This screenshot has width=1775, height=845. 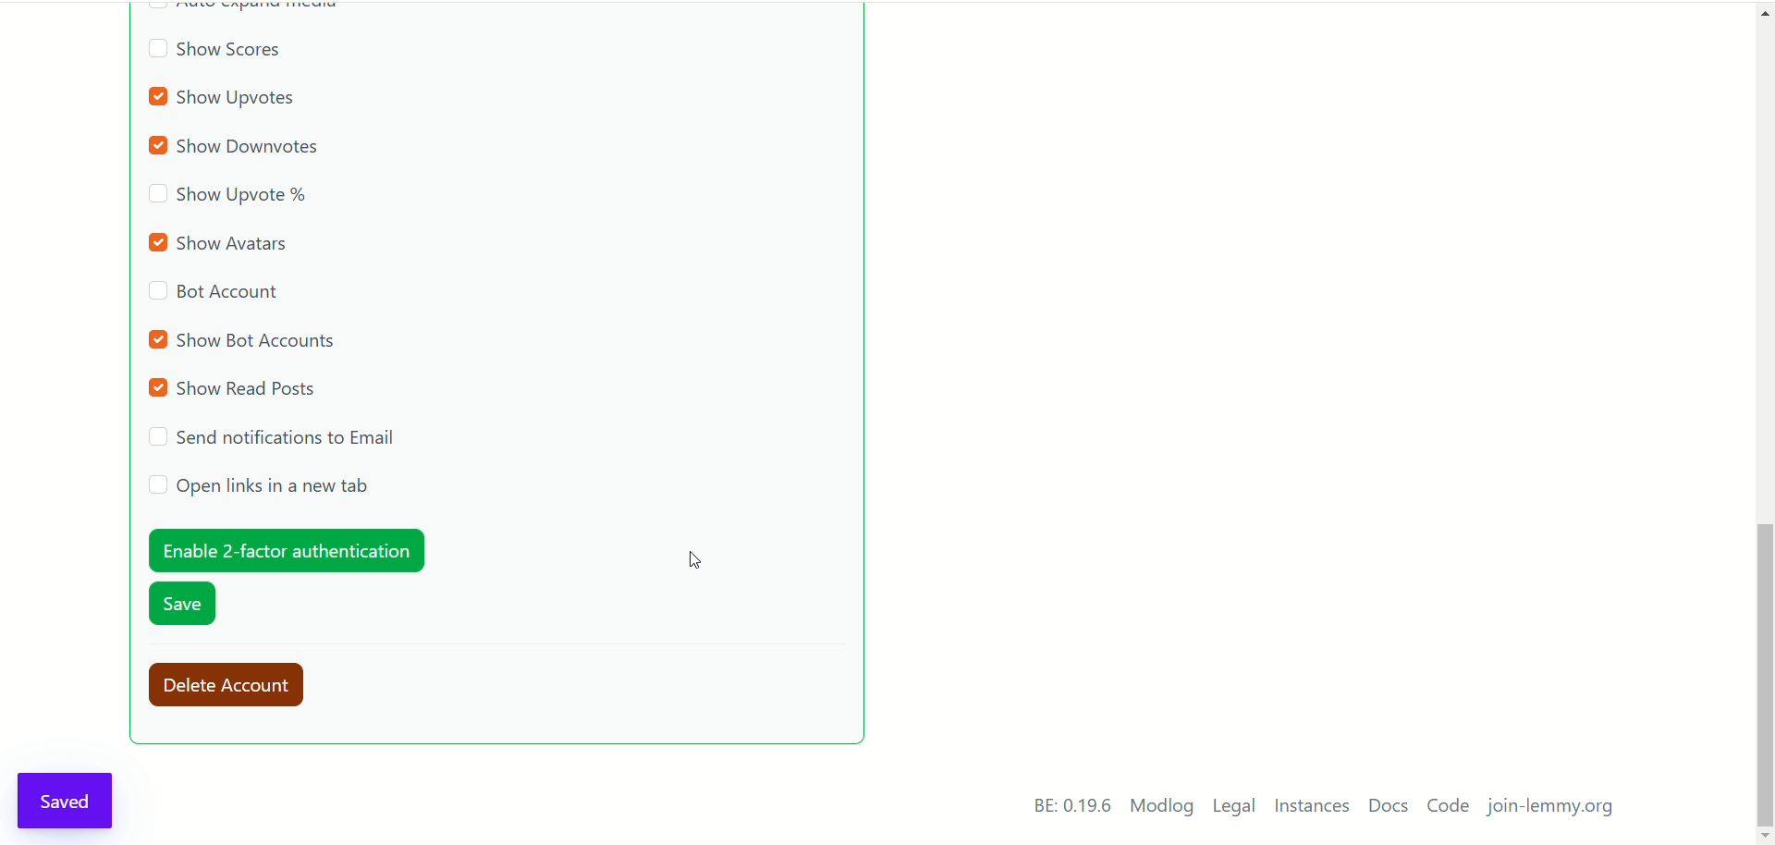 I want to click on show scores, so click(x=214, y=53).